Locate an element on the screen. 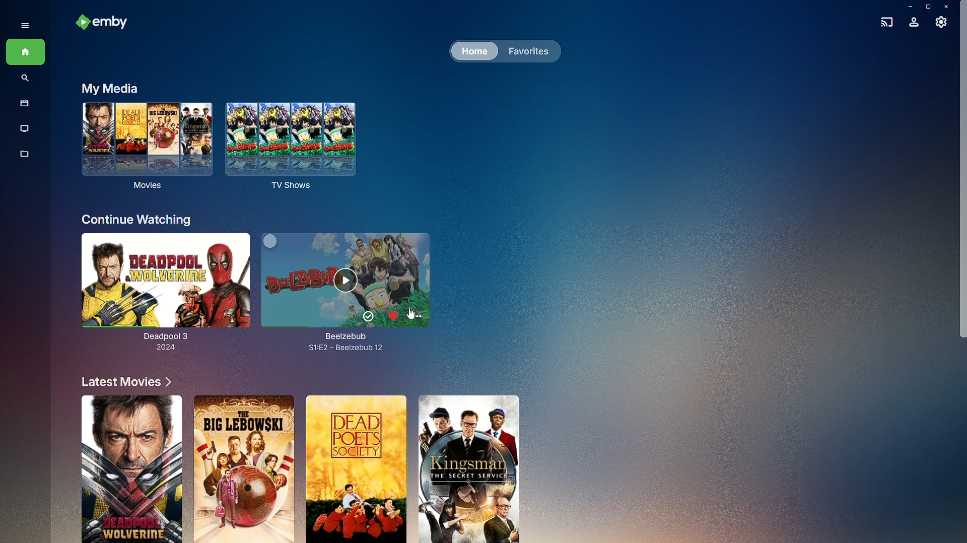 The width and height of the screenshot is (967, 543). Settings is located at coordinates (942, 25).